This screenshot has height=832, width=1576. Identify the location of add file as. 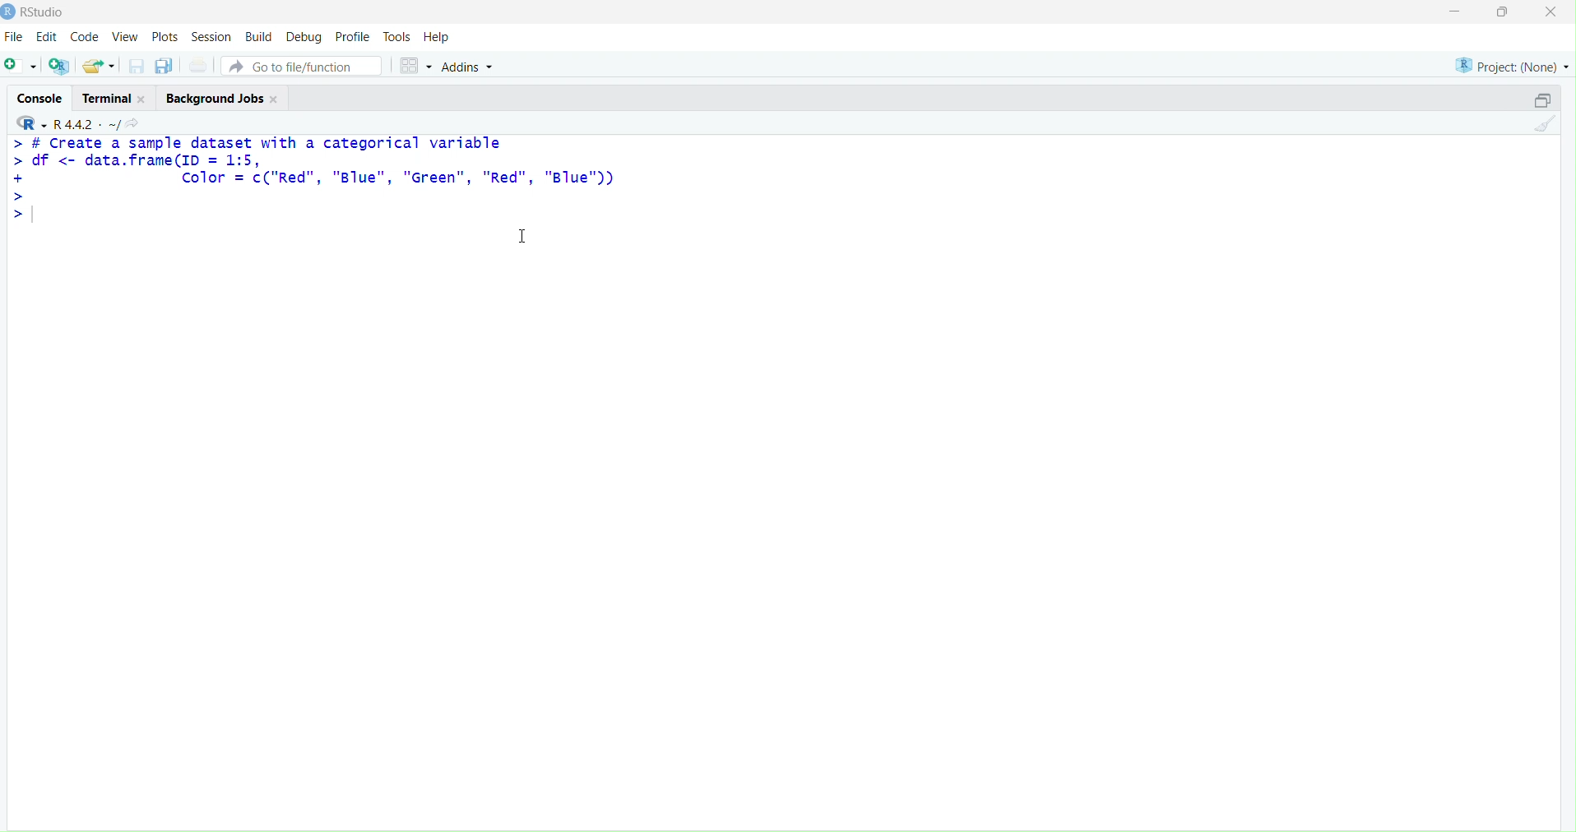
(23, 66).